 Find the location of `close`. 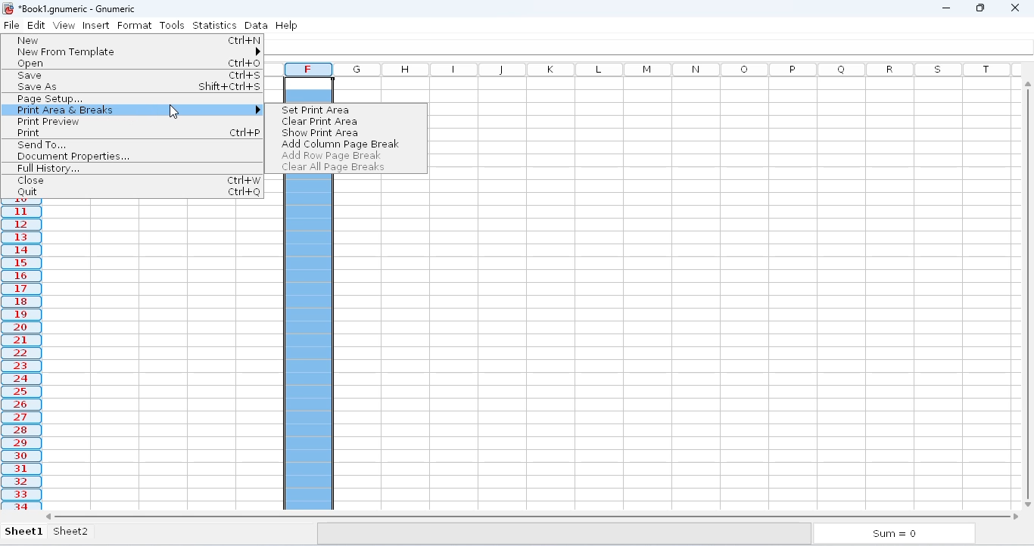

close is located at coordinates (30, 180).